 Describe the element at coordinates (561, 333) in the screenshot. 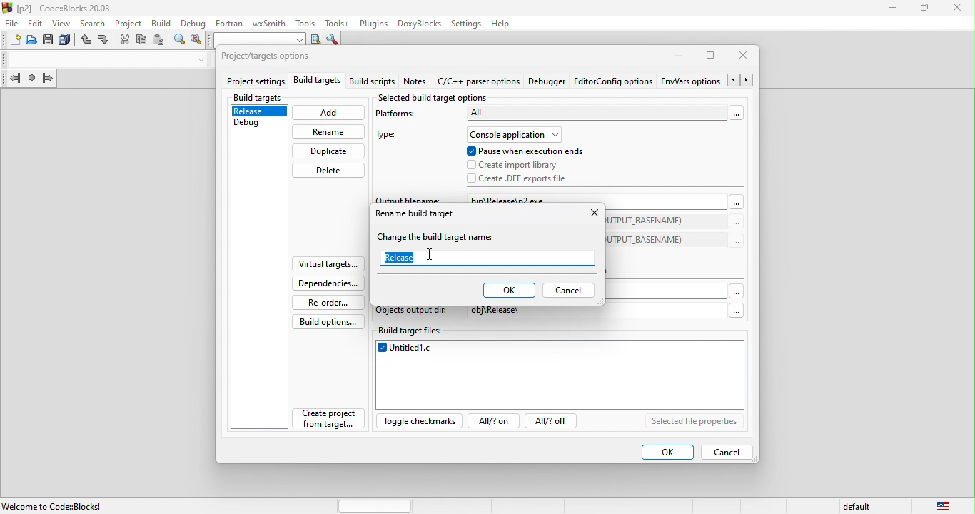

I see `build target files` at that location.